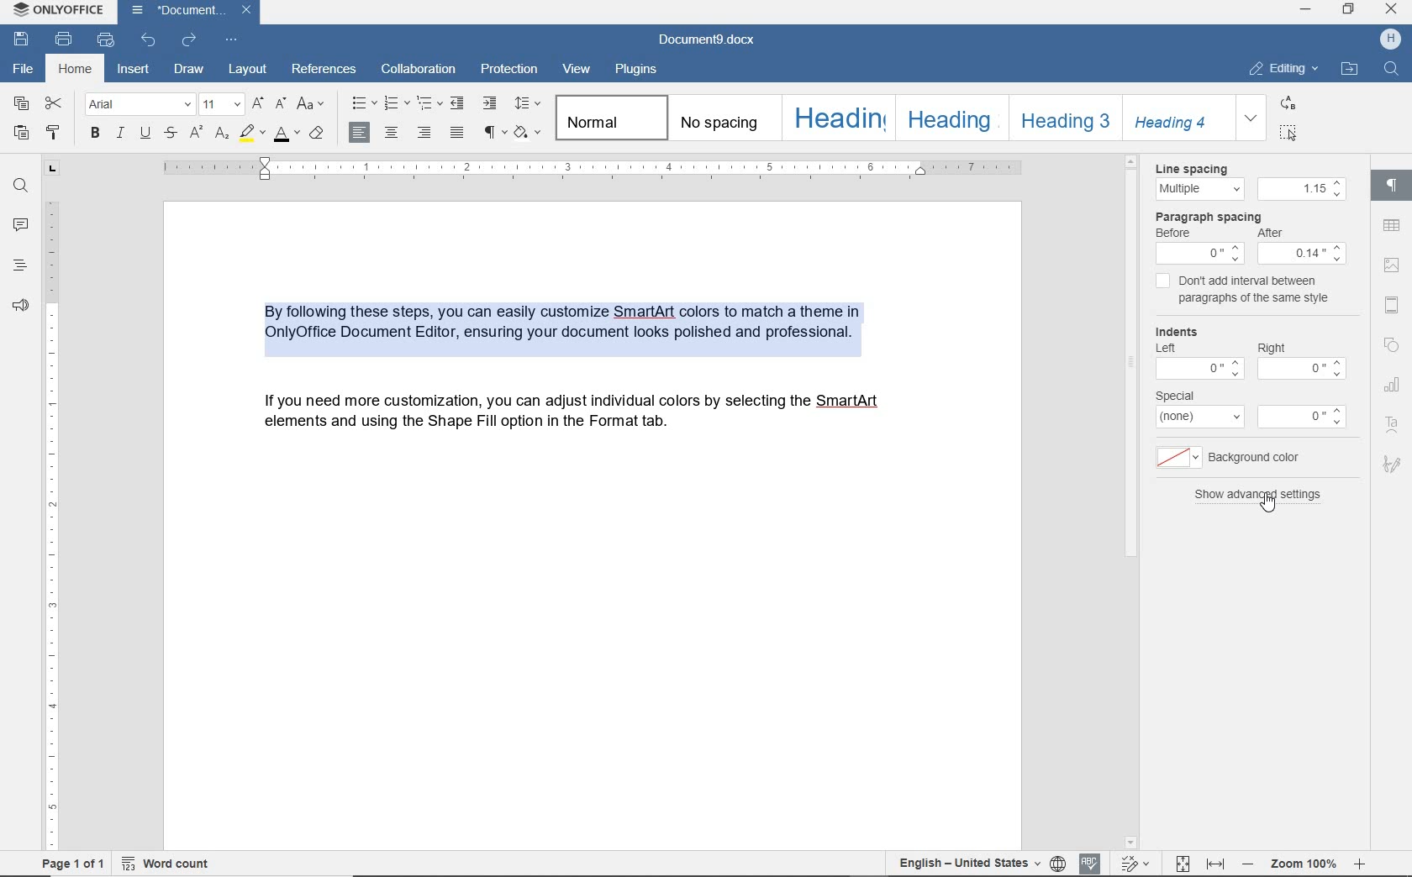 This screenshot has height=877, width=1412. Describe the element at coordinates (20, 186) in the screenshot. I see `find` at that location.